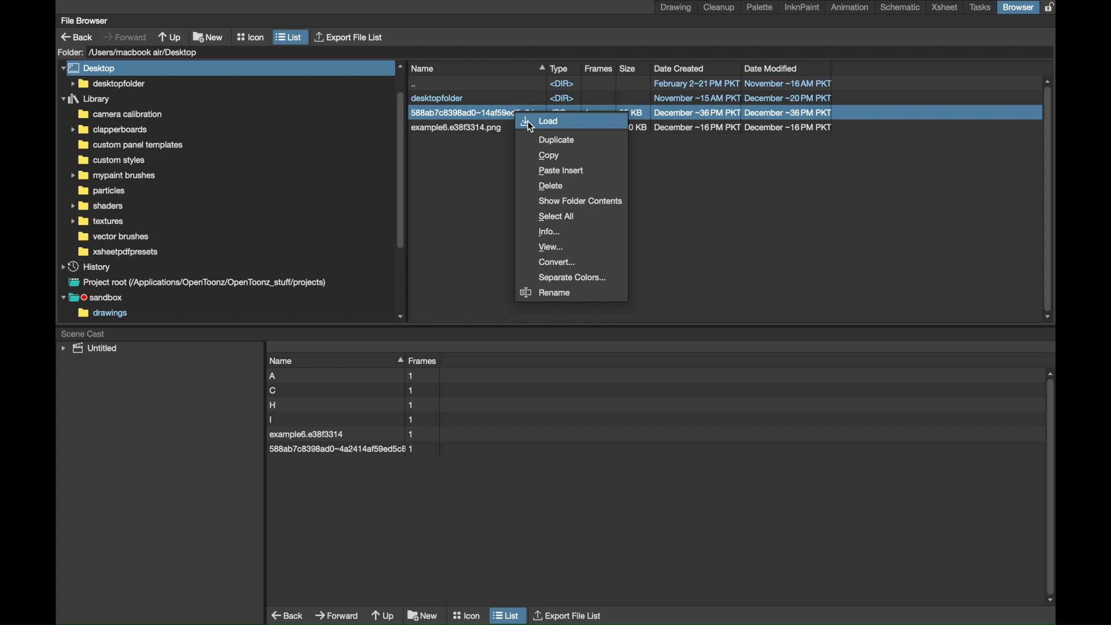 Image resolution: width=1111 pixels, height=625 pixels. Describe the element at coordinates (89, 348) in the screenshot. I see `untitled` at that location.